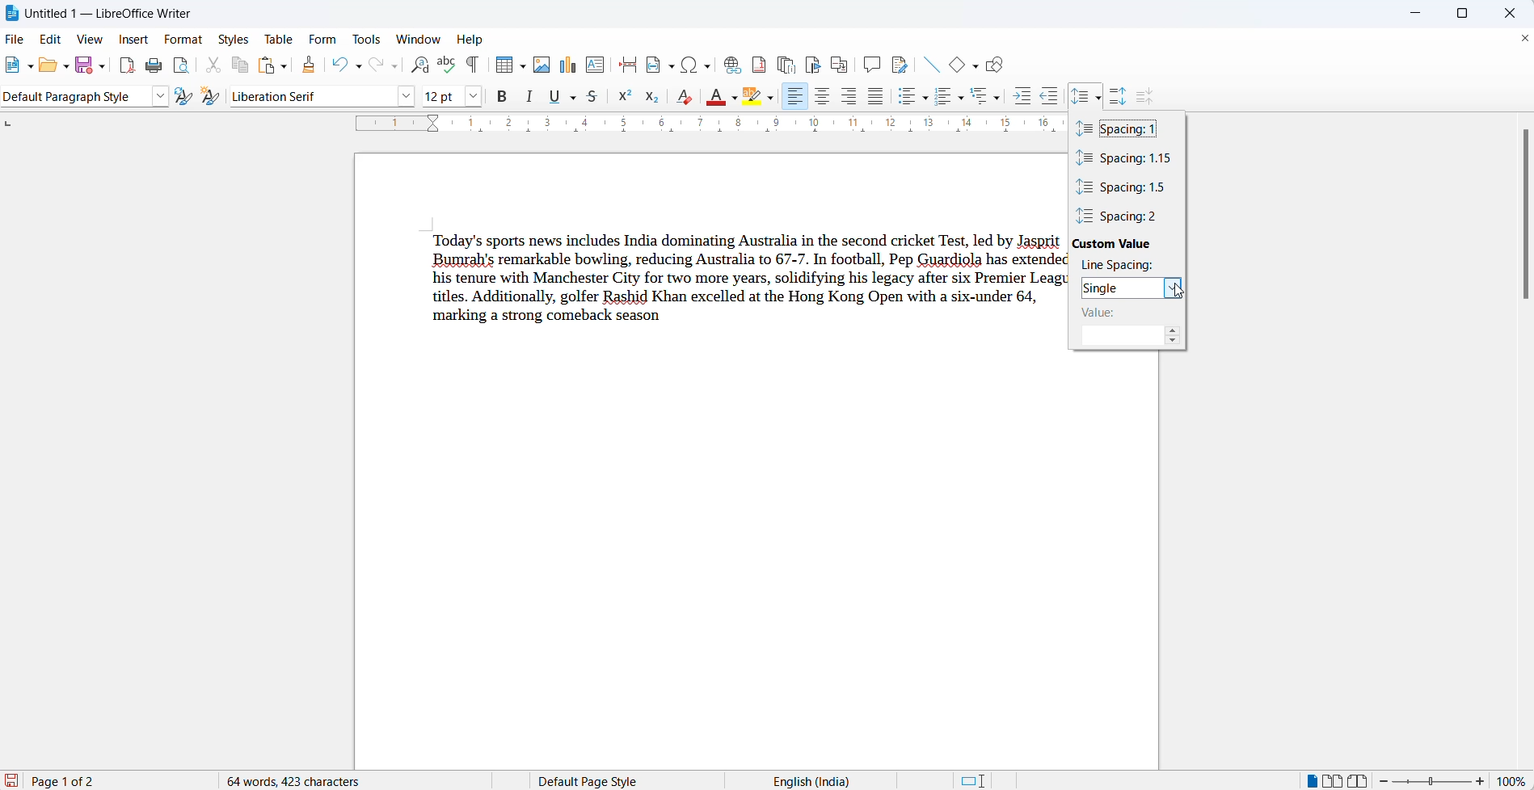  Describe the element at coordinates (557, 97) in the screenshot. I see `underline` at that location.